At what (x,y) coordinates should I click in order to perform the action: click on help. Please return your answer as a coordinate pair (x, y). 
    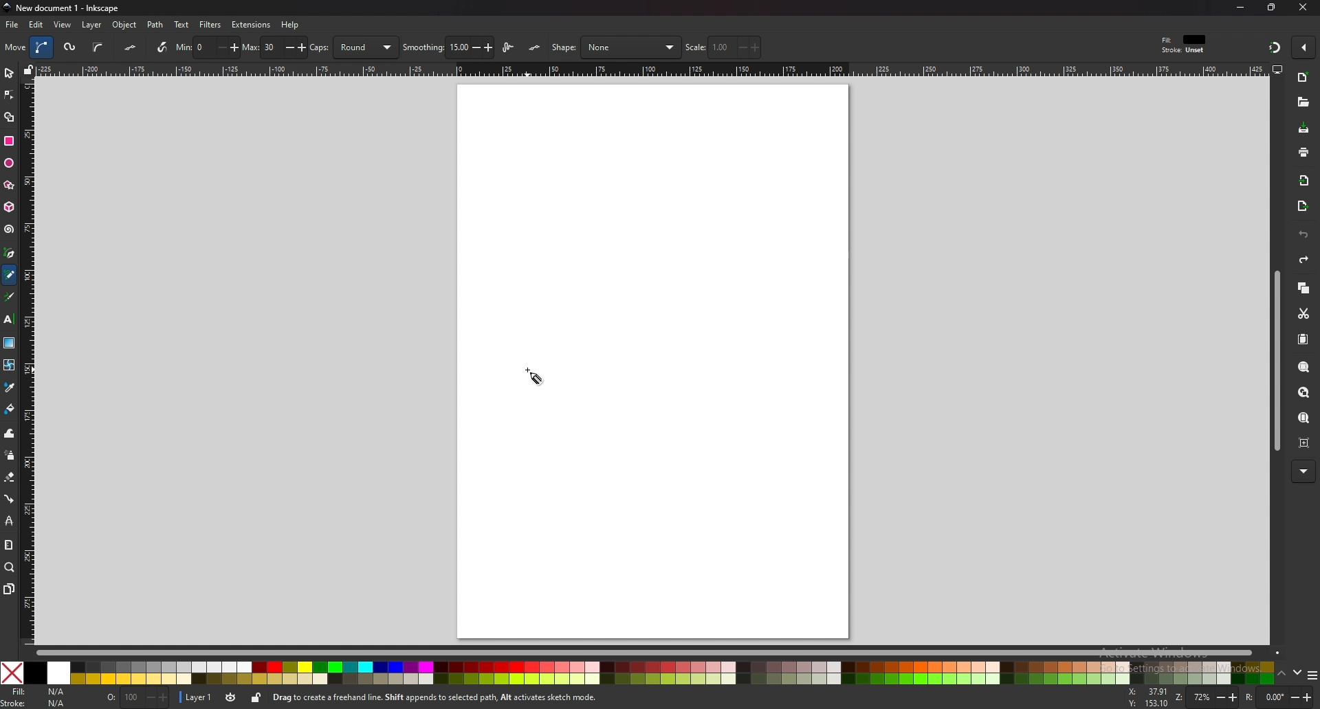
    Looking at the image, I should click on (291, 24).